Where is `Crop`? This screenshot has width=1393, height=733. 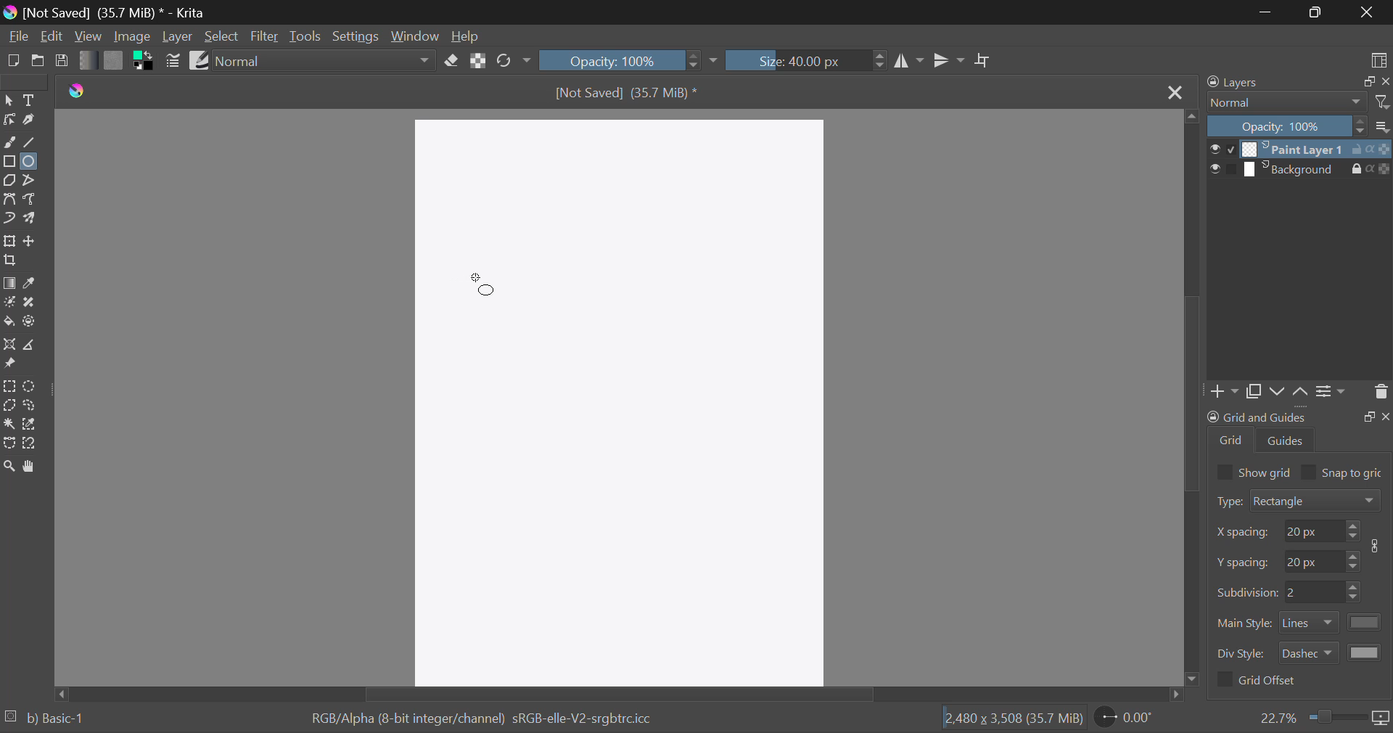 Crop is located at coordinates (984, 61).